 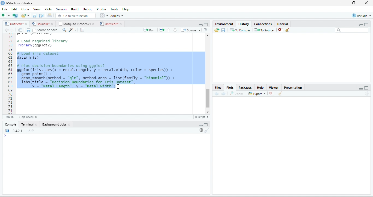 What do you see at coordinates (26, 124) in the screenshot?
I see `Terminal` at bounding box center [26, 124].